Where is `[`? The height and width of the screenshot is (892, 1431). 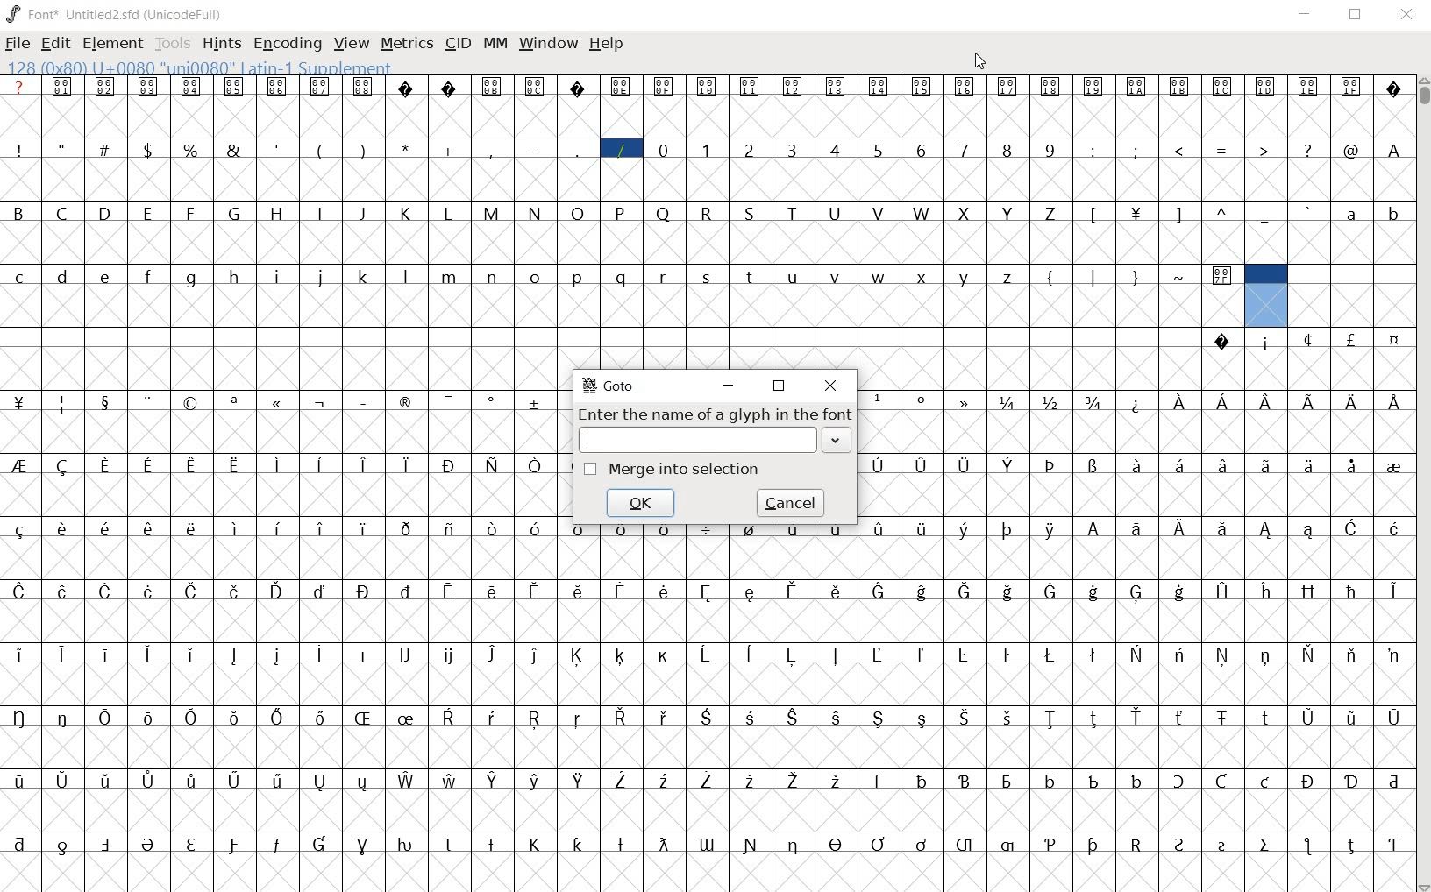
[ is located at coordinates (1094, 213).